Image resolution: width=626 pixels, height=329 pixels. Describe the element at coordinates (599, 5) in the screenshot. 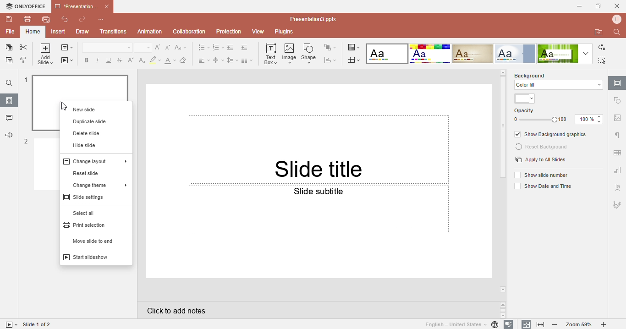

I see `Maximize` at that location.